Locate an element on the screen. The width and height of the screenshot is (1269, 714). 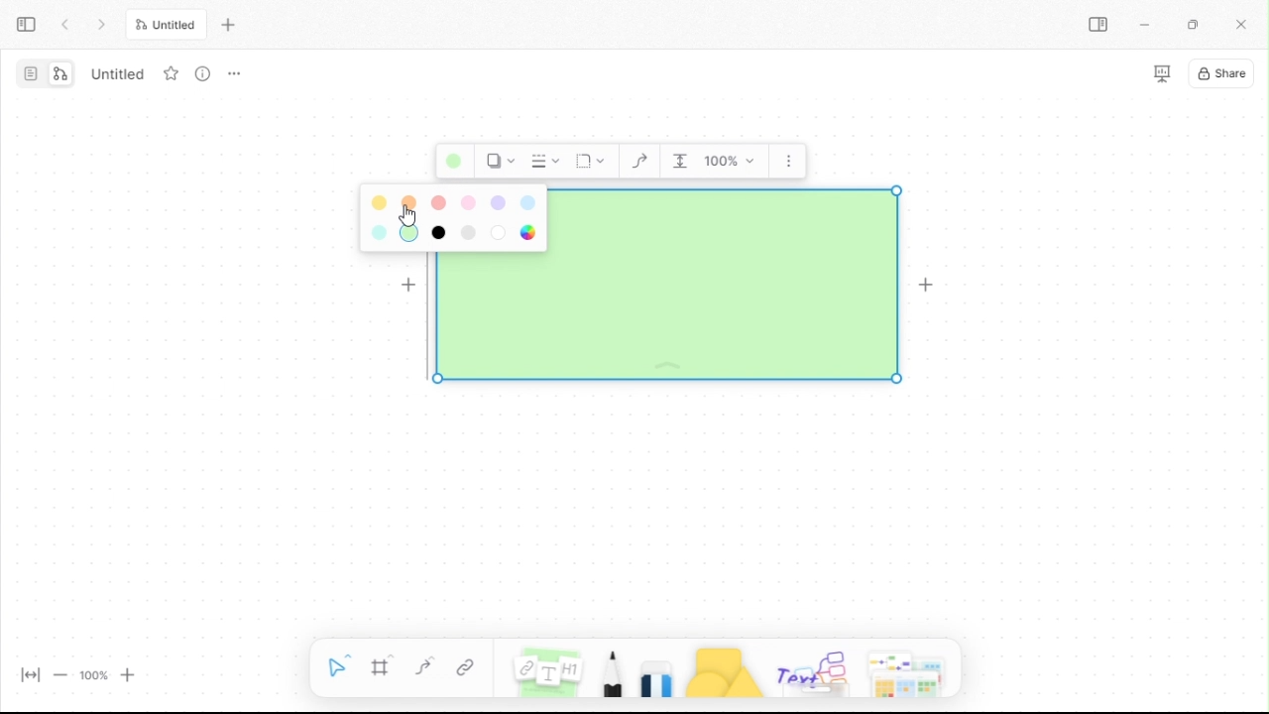
untitled is located at coordinates (116, 72).